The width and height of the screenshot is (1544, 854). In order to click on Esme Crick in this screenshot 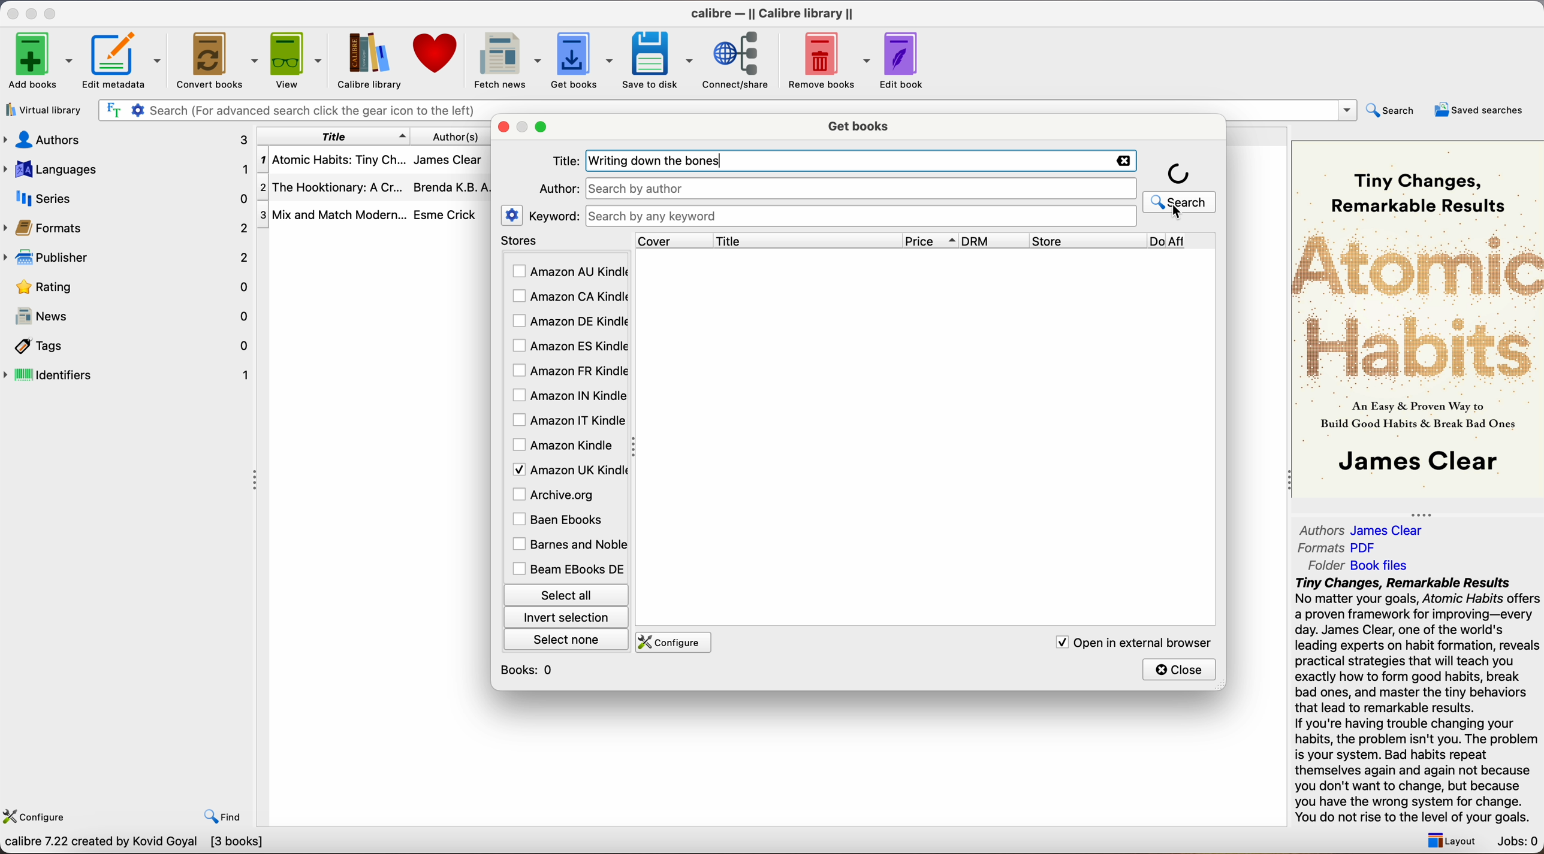, I will do `click(445, 214)`.